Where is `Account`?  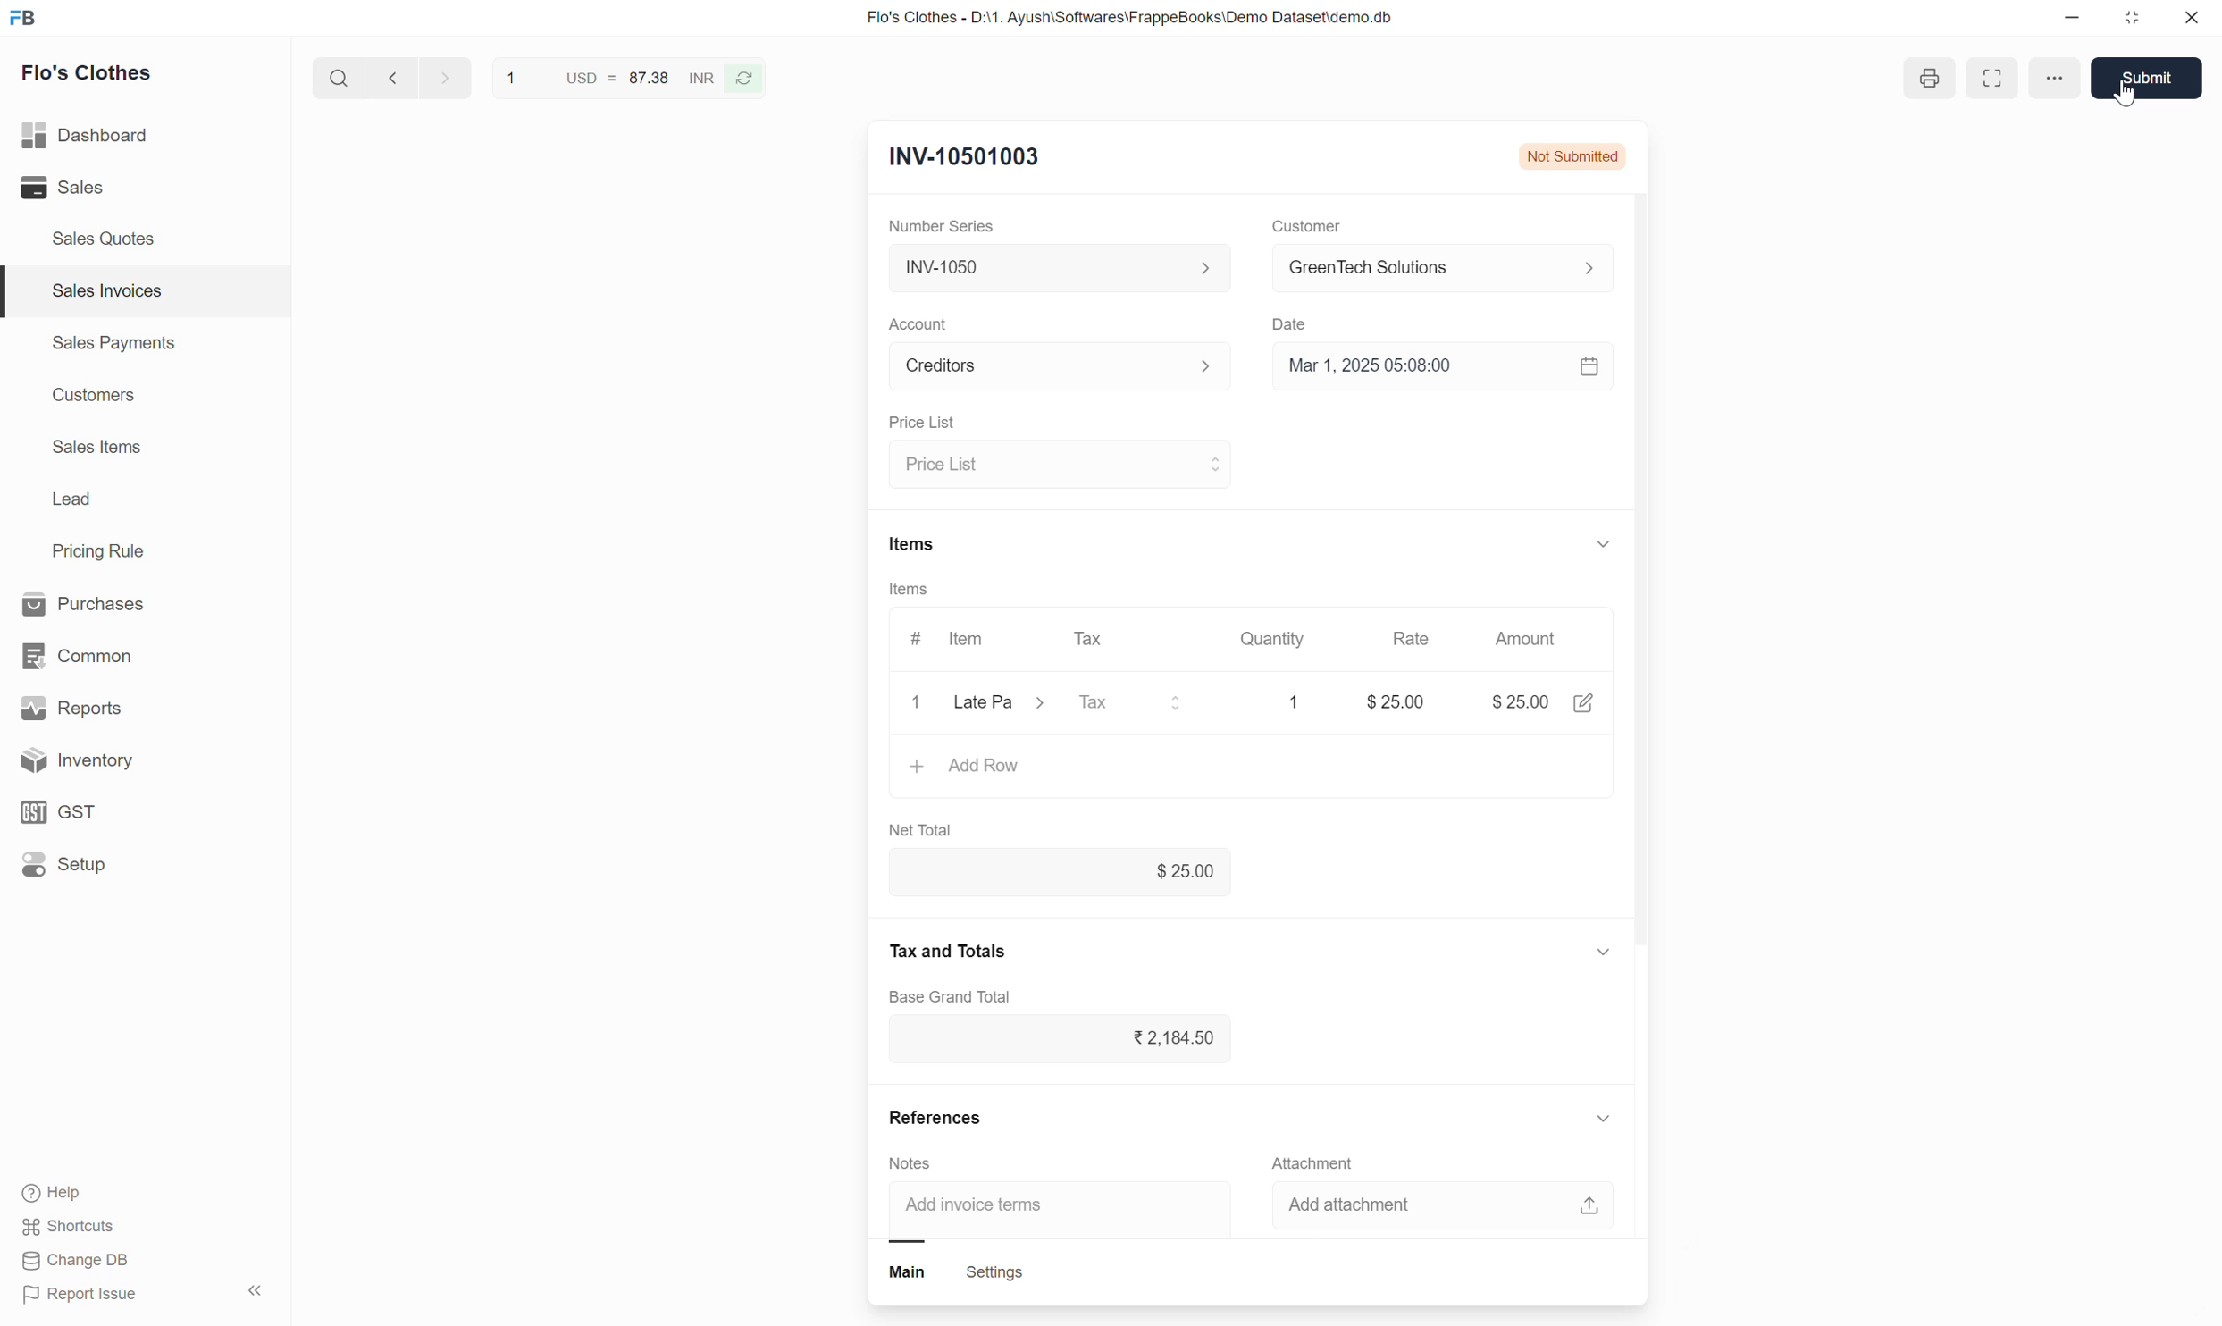
Account is located at coordinates (921, 324).